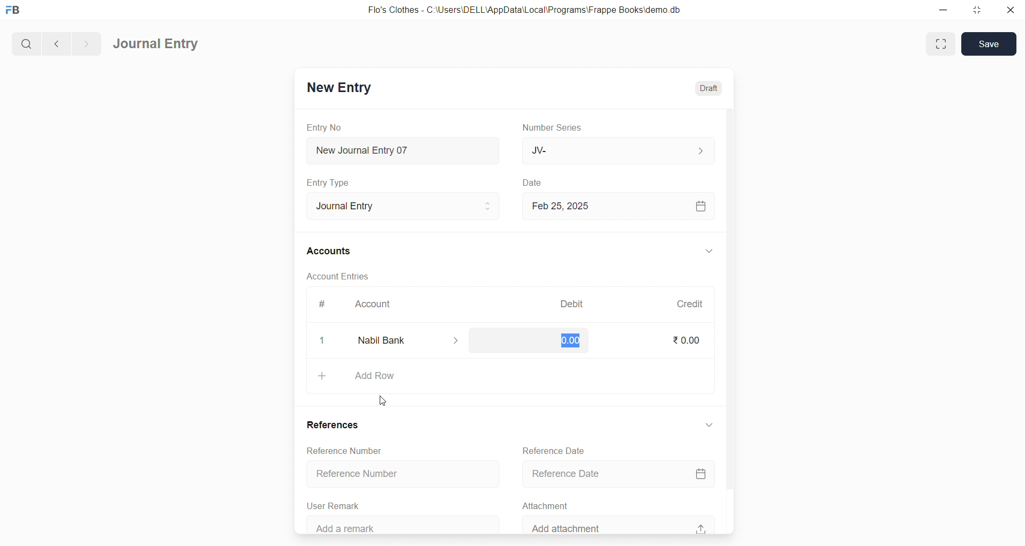 This screenshot has width=1025, height=546. What do you see at coordinates (404, 148) in the screenshot?
I see `New Journal Entry 07` at bounding box center [404, 148].